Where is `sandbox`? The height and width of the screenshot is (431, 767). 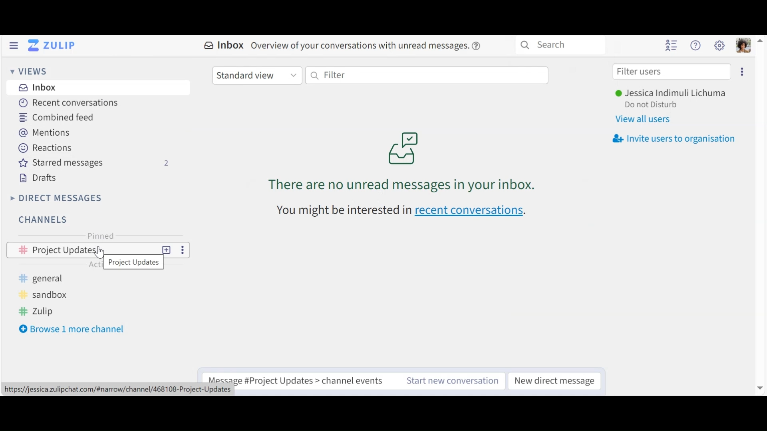 sandbox is located at coordinates (45, 295).